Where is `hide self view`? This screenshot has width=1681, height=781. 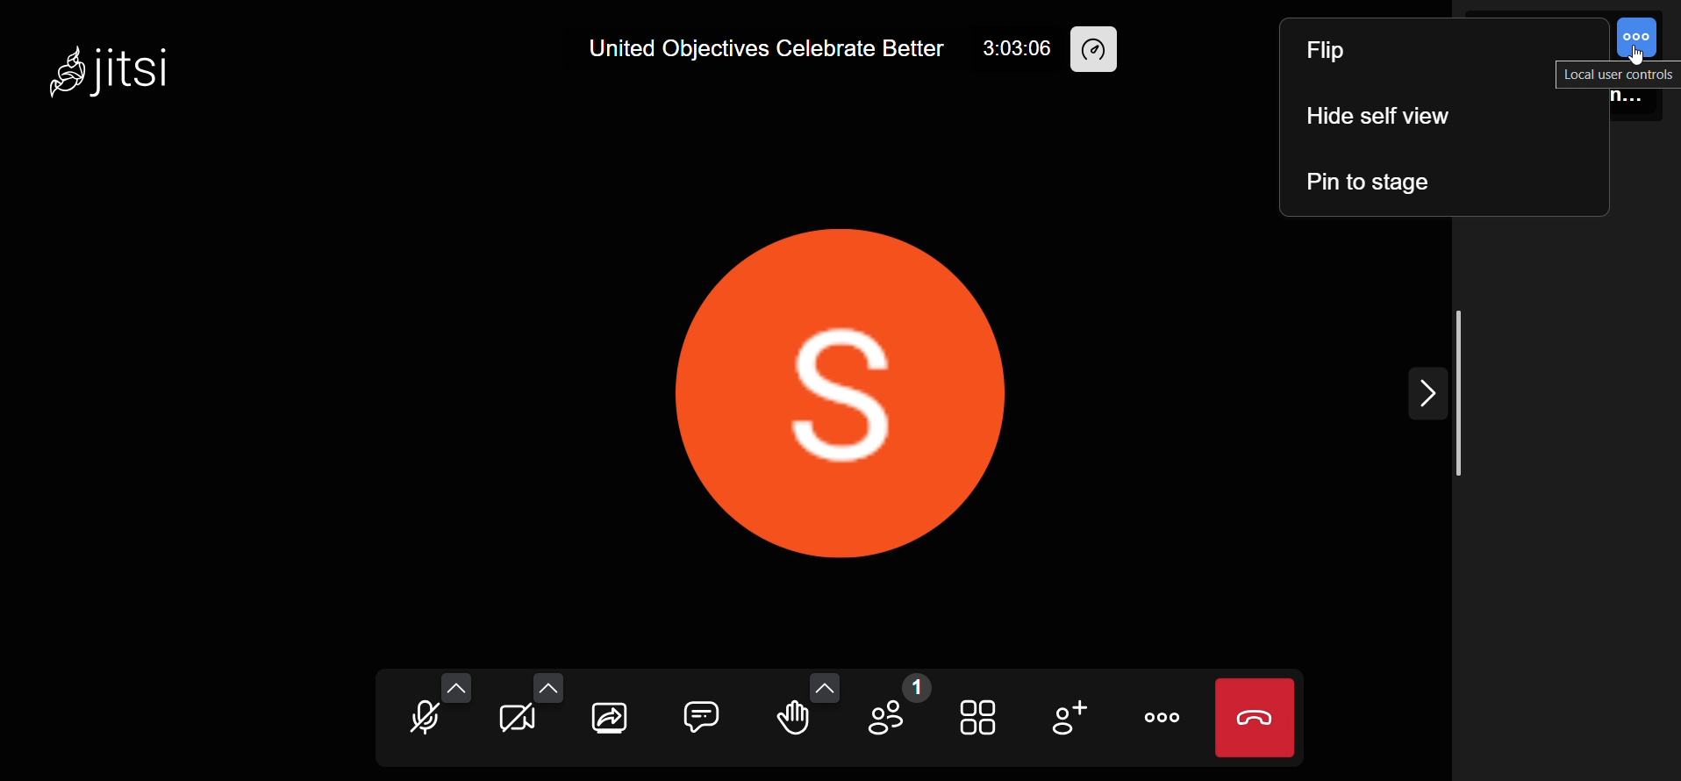 hide self view is located at coordinates (1378, 117).